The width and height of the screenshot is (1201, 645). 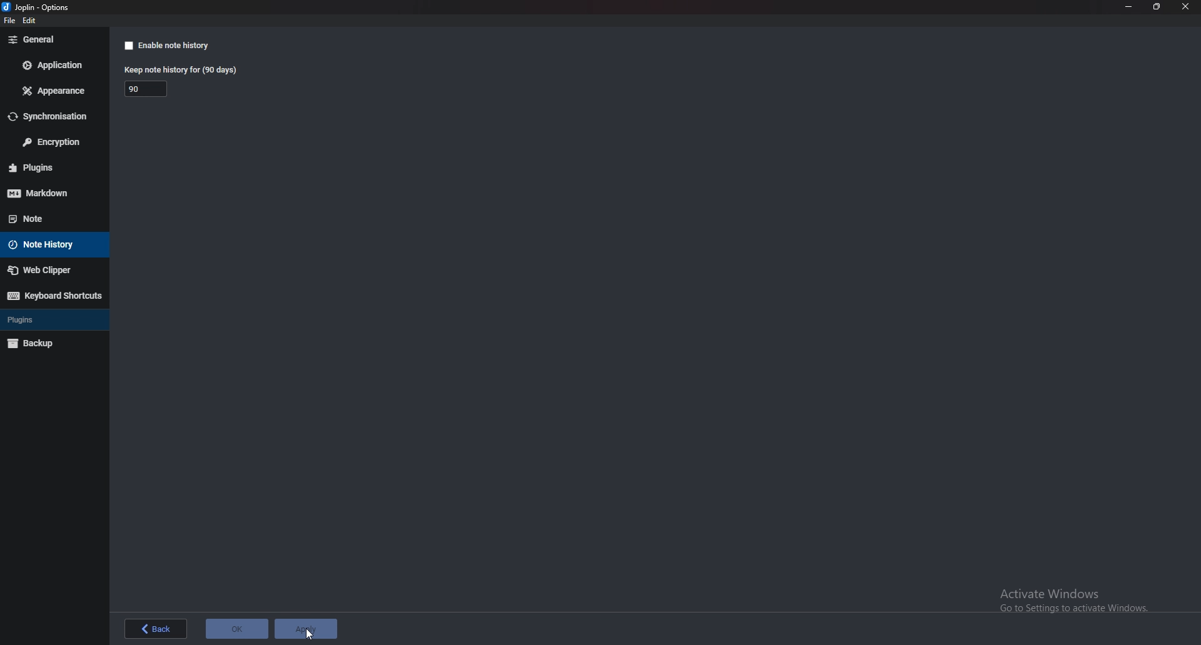 What do you see at coordinates (55, 244) in the screenshot?
I see `Note history` at bounding box center [55, 244].